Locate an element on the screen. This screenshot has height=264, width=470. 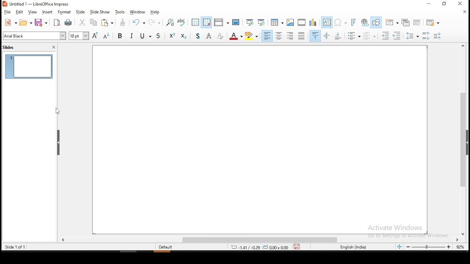
export as pdf is located at coordinates (57, 22).